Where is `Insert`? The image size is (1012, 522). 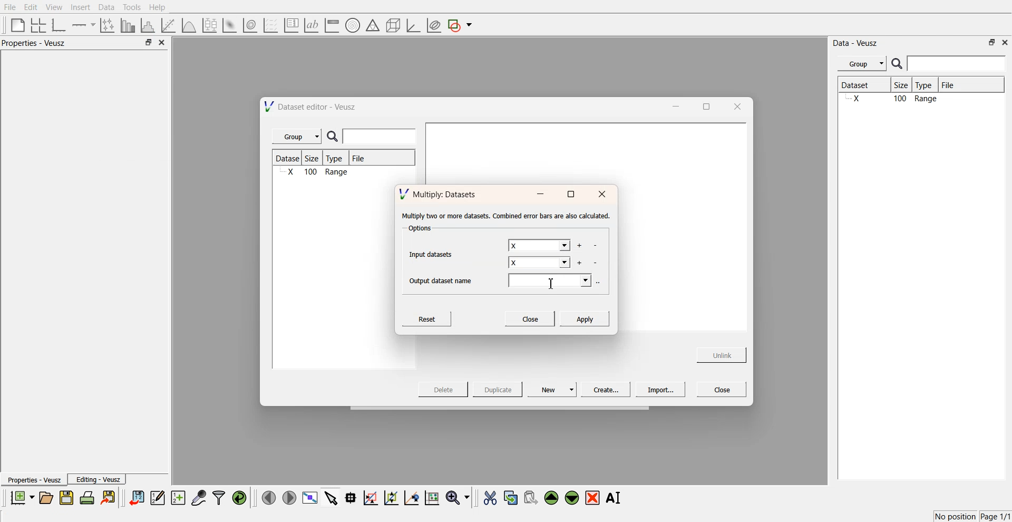 Insert is located at coordinates (79, 7).